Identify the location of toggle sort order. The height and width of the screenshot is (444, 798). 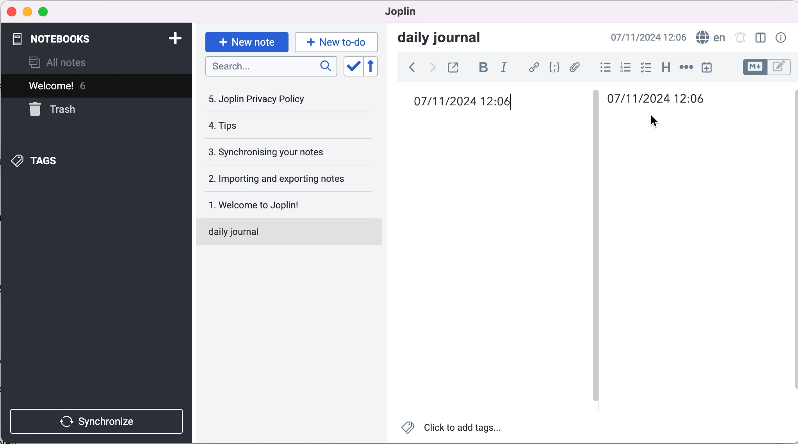
(353, 67).